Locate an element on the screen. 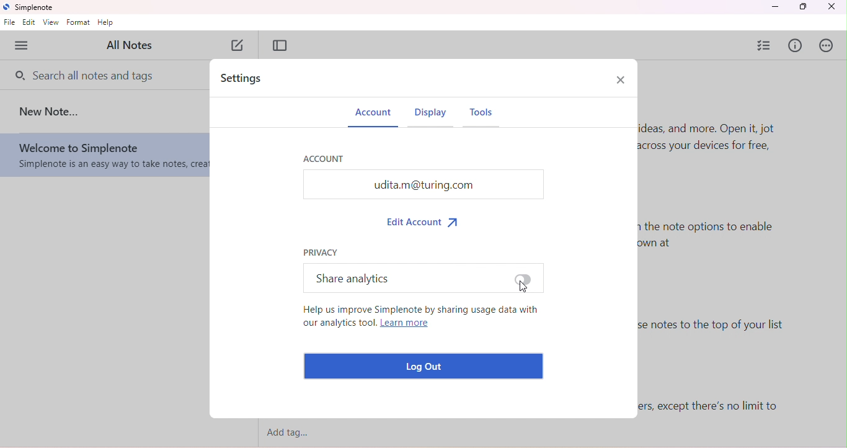 The image size is (847, 448). new note is located at coordinates (51, 111).